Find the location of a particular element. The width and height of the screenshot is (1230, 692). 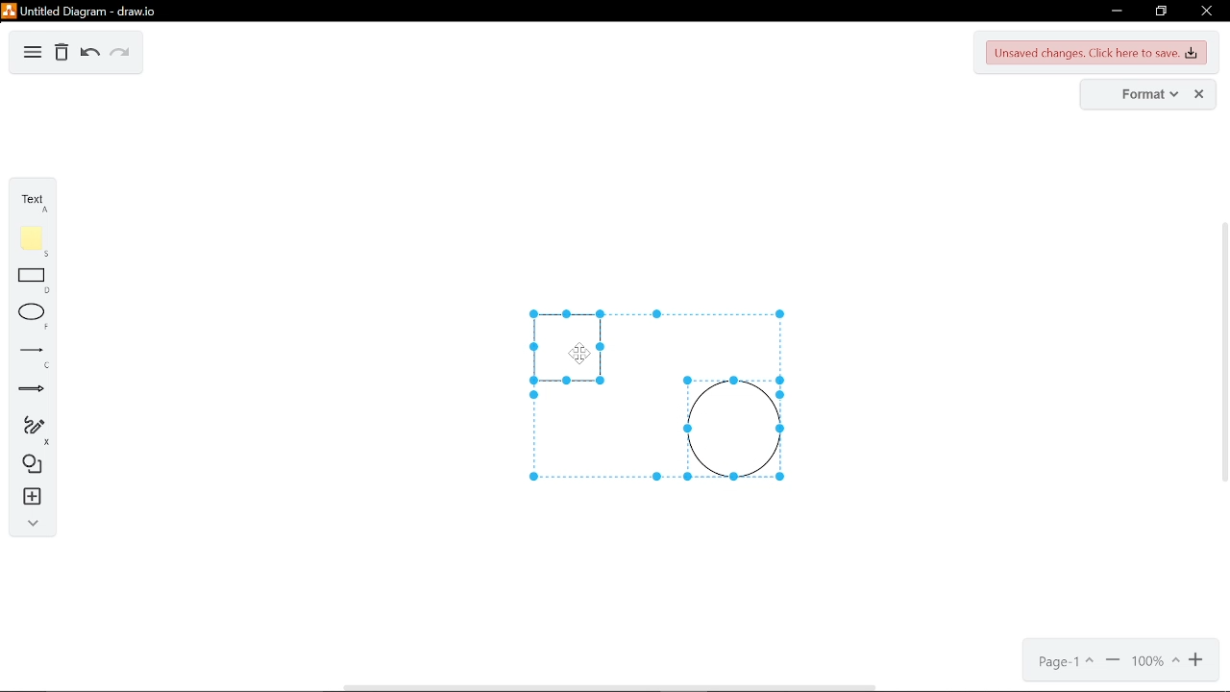

ellipse is located at coordinates (29, 318).